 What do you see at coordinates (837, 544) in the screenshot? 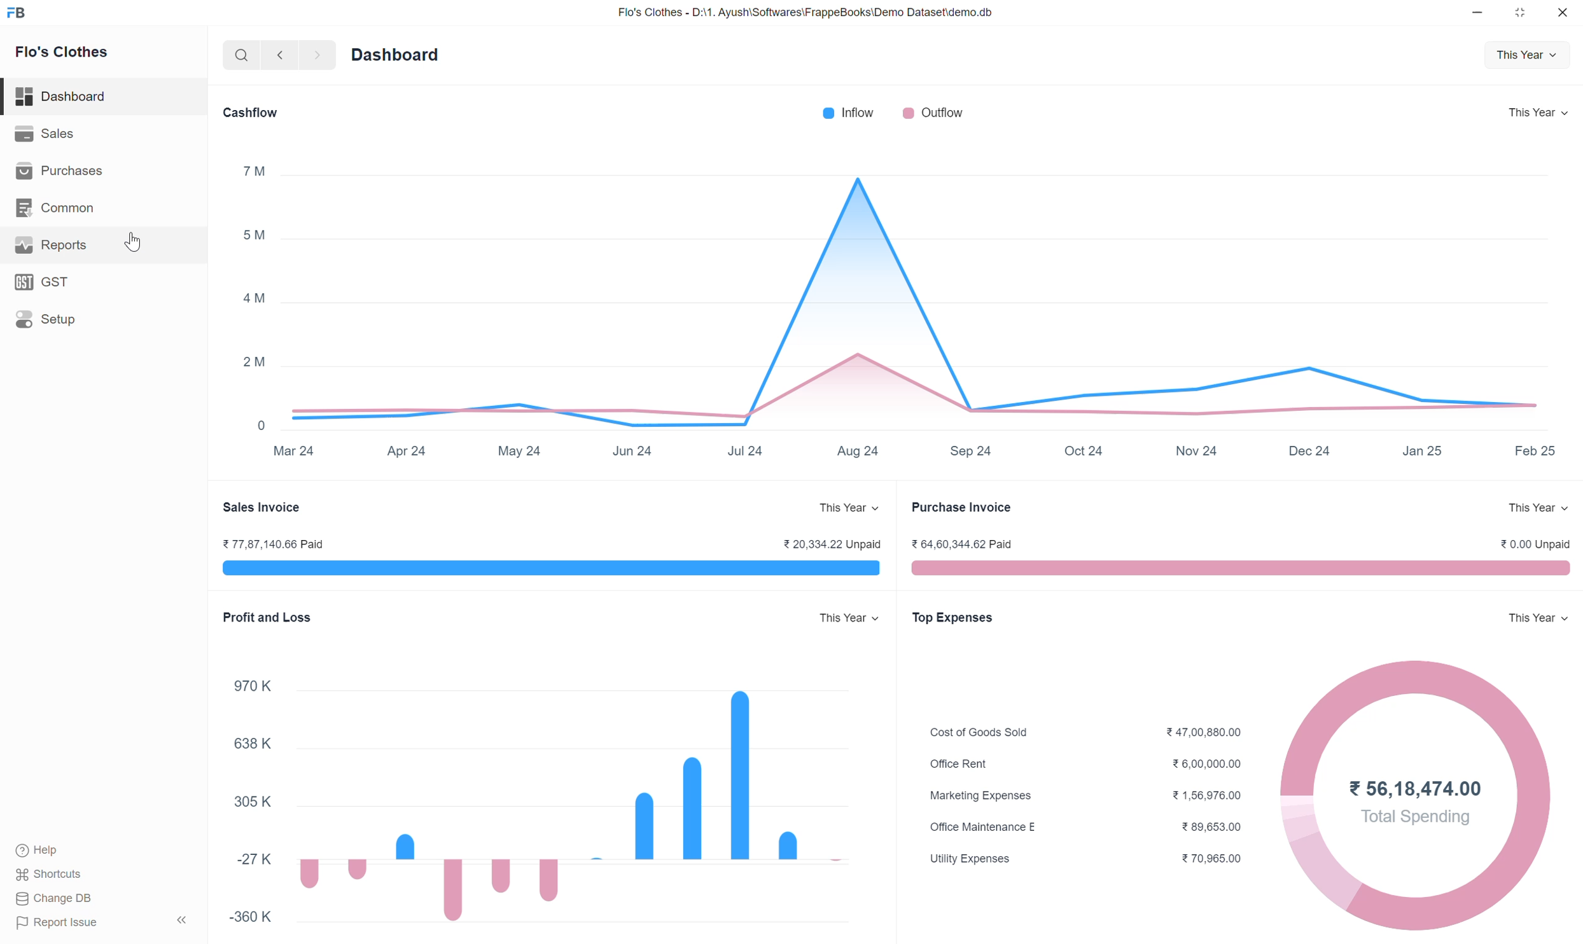
I see `20,334.22 Unpaid` at bounding box center [837, 544].